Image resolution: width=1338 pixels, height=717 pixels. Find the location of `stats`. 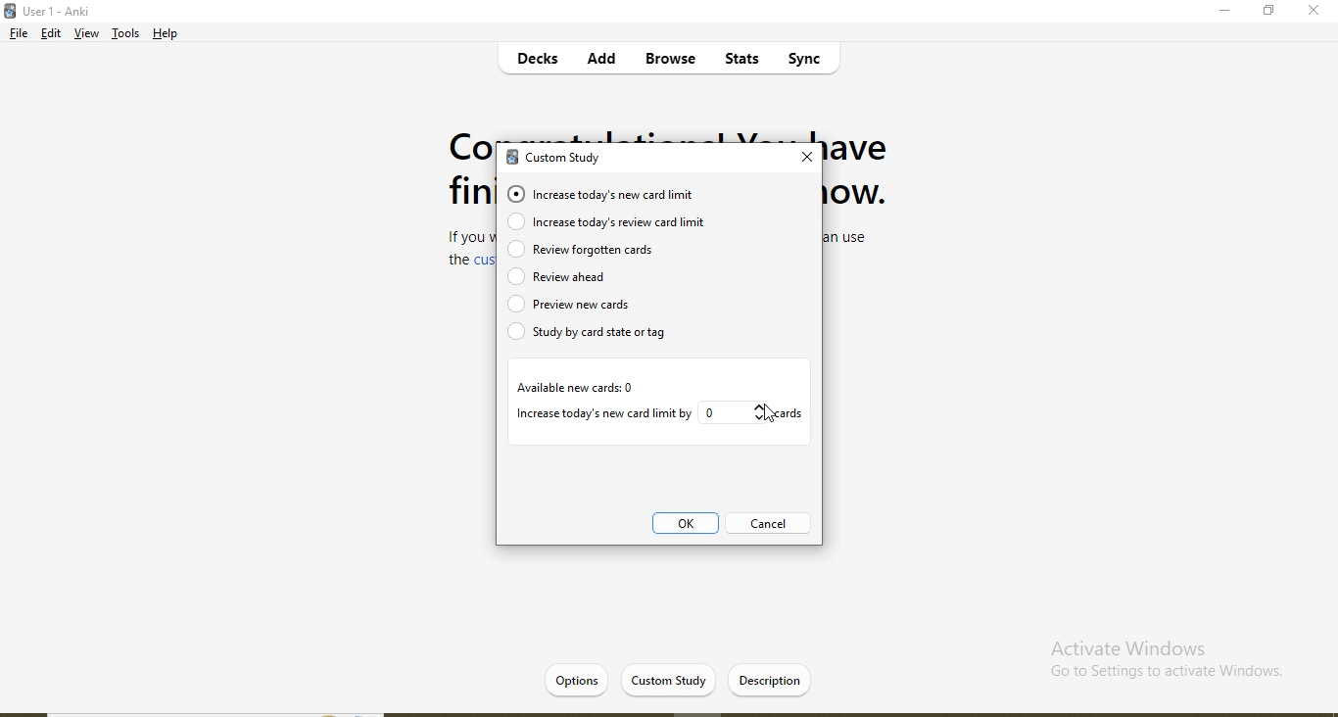

stats is located at coordinates (739, 62).